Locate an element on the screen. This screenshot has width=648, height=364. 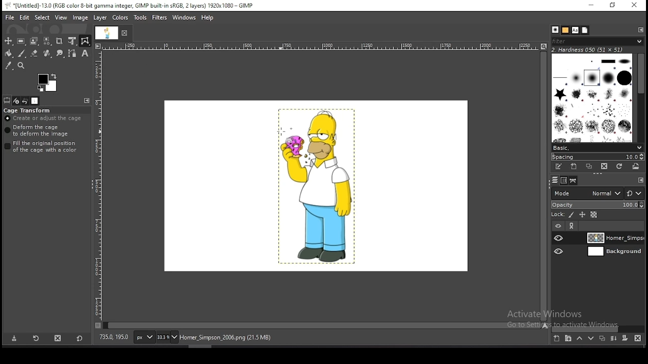
fill the original position of the cage with a color is located at coordinates (44, 147).